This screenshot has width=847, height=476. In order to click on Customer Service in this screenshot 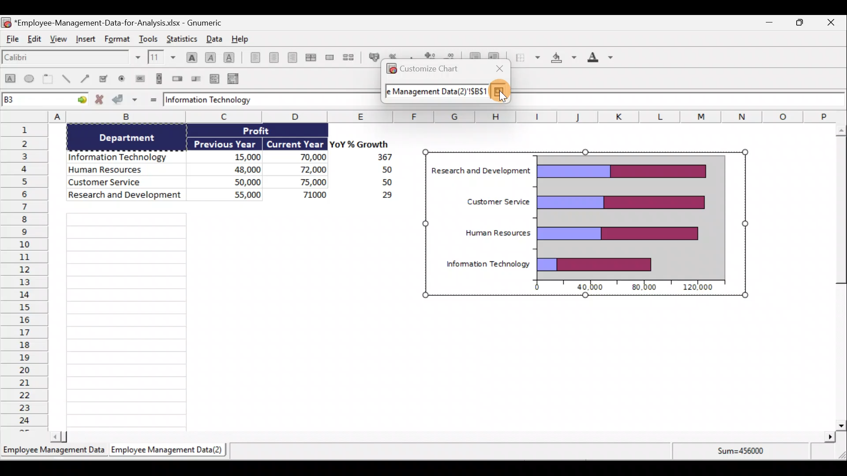, I will do `click(128, 183)`.